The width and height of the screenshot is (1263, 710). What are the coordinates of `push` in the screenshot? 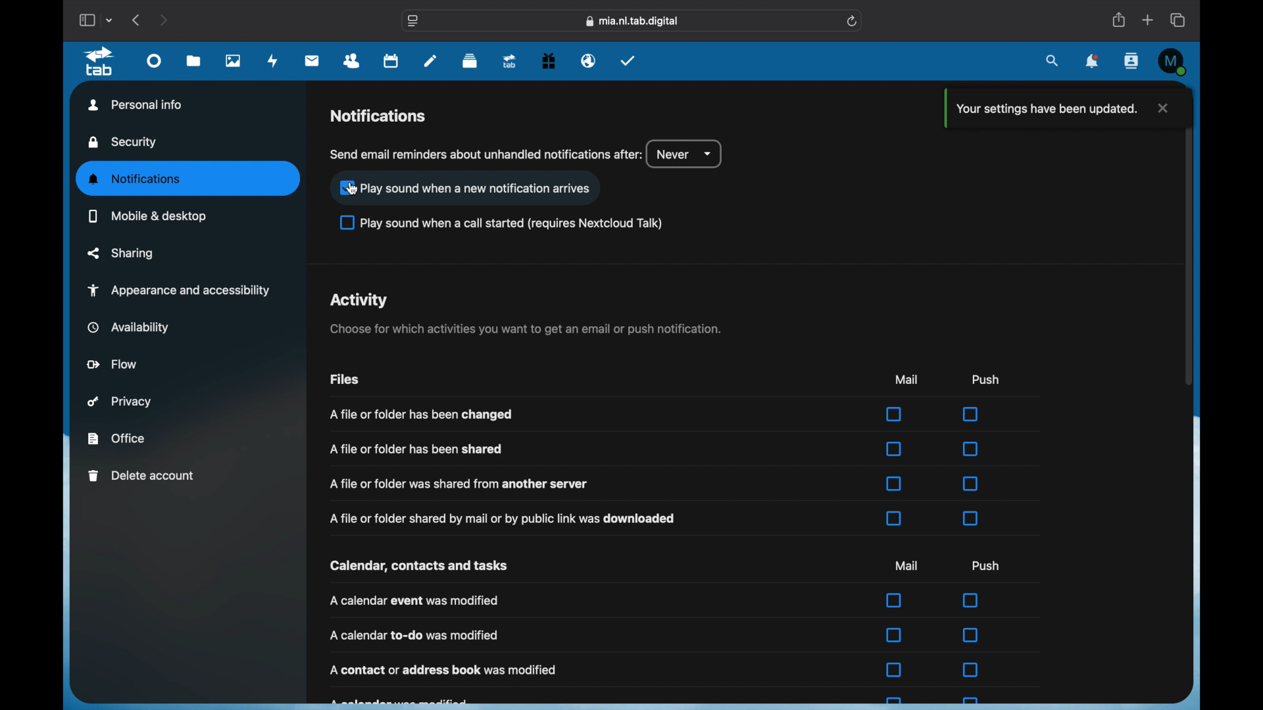 It's located at (986, 379).